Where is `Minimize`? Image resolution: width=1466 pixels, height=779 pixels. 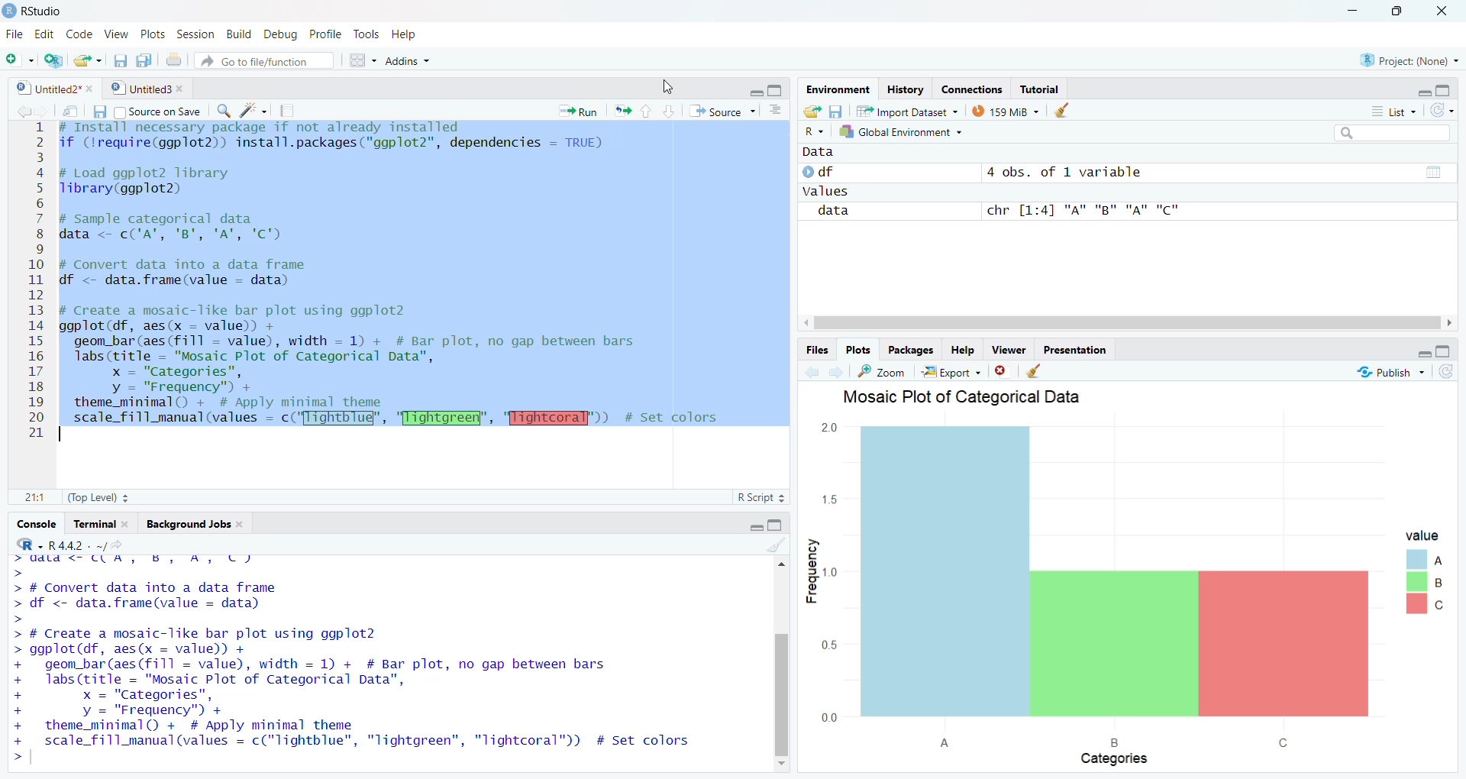 Minimize is located at coordinates (1355, 11).